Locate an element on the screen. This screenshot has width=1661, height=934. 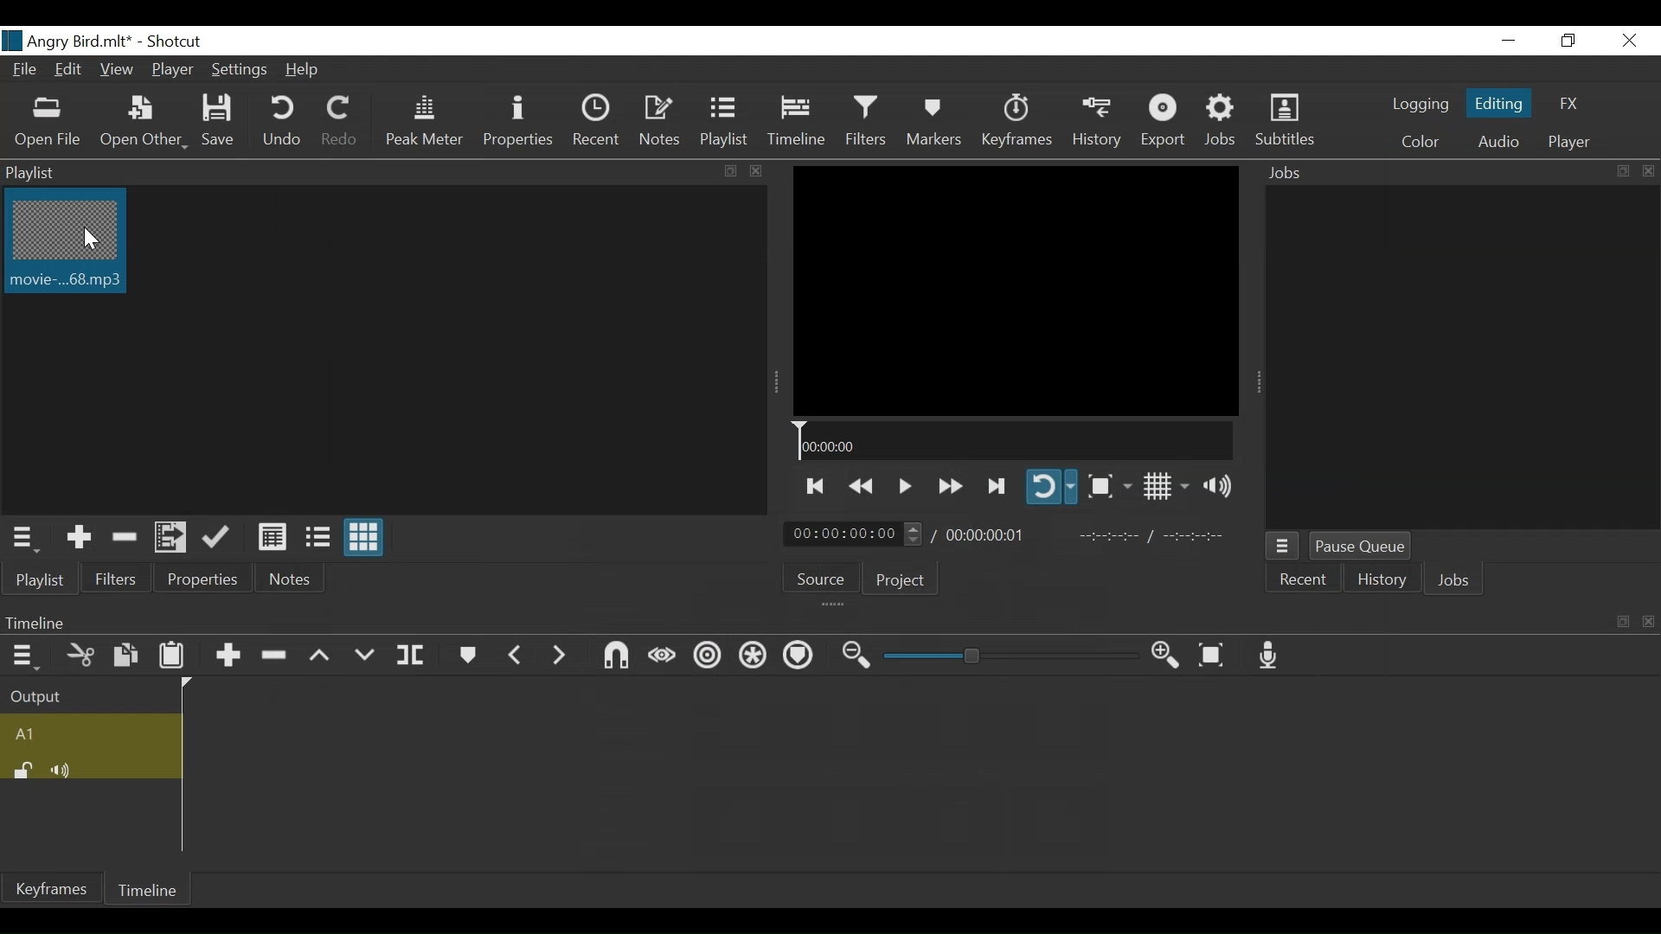
View as Details is located at coordinates (269, 538).